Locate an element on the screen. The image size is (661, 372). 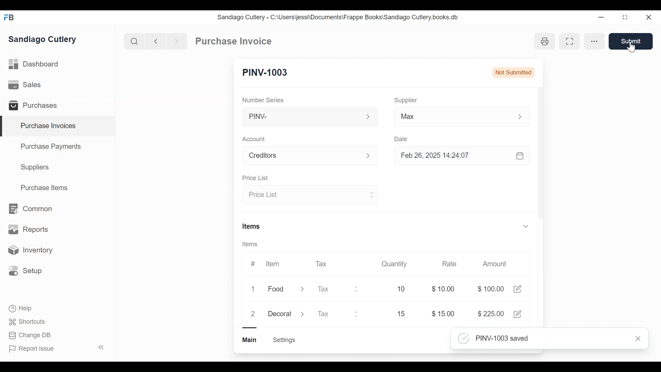
Sales is located at coordinates (26, 85).